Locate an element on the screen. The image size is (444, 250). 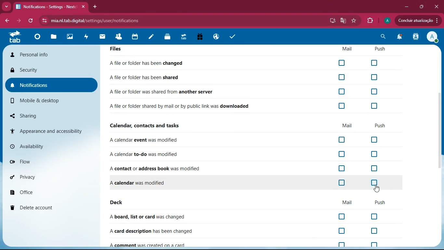
off is located at coordinates (340, 154).